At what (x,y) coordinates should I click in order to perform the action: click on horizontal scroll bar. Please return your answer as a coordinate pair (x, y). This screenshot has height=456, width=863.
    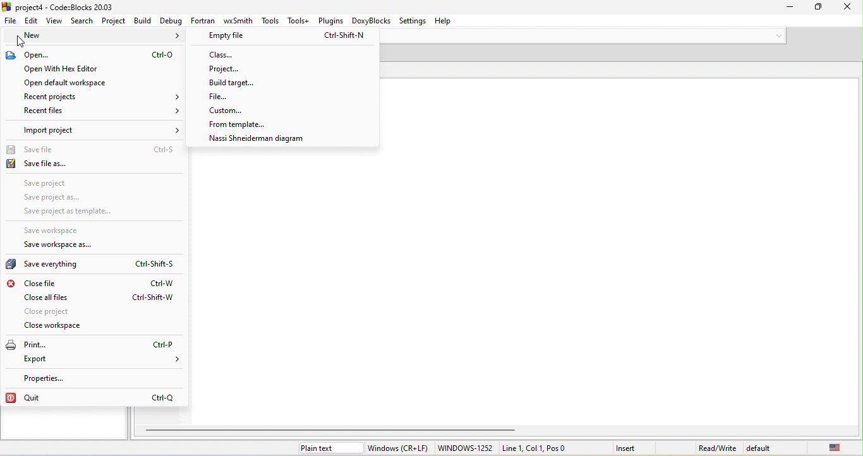
    Looking at the image, I should click on (334, 429).